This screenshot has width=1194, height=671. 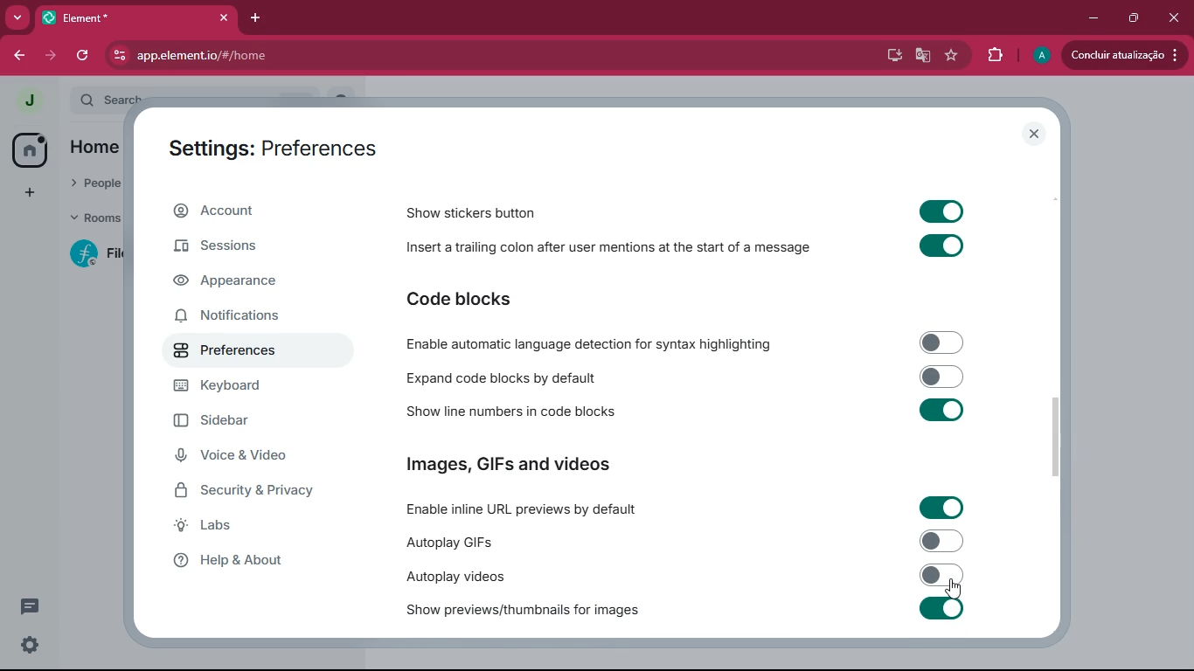 What do you see at coordinates (245, 355) in the screenshot?
I see `preferences` at bounding box center [245, 355].